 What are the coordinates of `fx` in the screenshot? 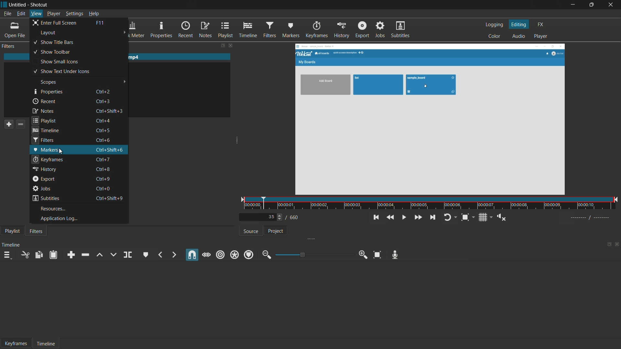 It's located at (540, 25).